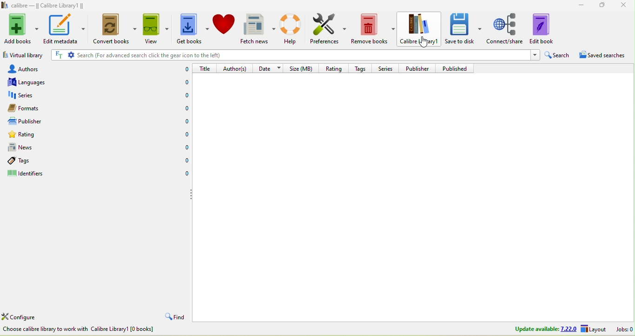 The width and height of the screenshot is (635, 336). What do you see at coordinates (112, 30) in the screenshot?
I see `convert books` at bounding box center [112, 30].